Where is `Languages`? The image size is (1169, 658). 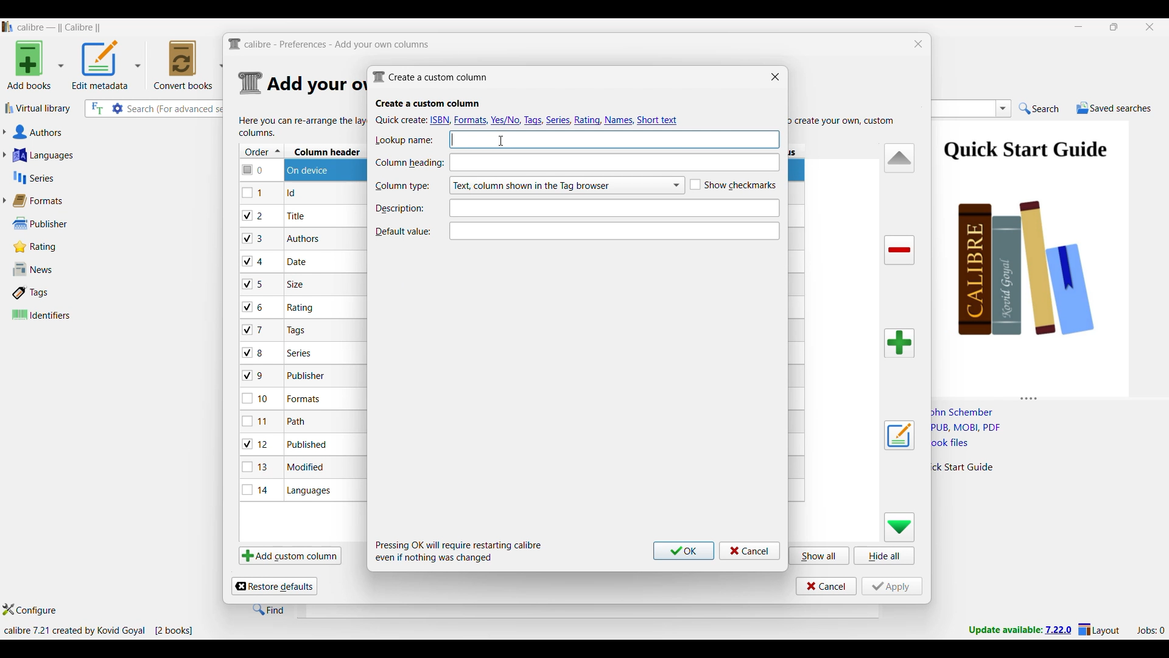 Languages is located at coordinates (93, 155).